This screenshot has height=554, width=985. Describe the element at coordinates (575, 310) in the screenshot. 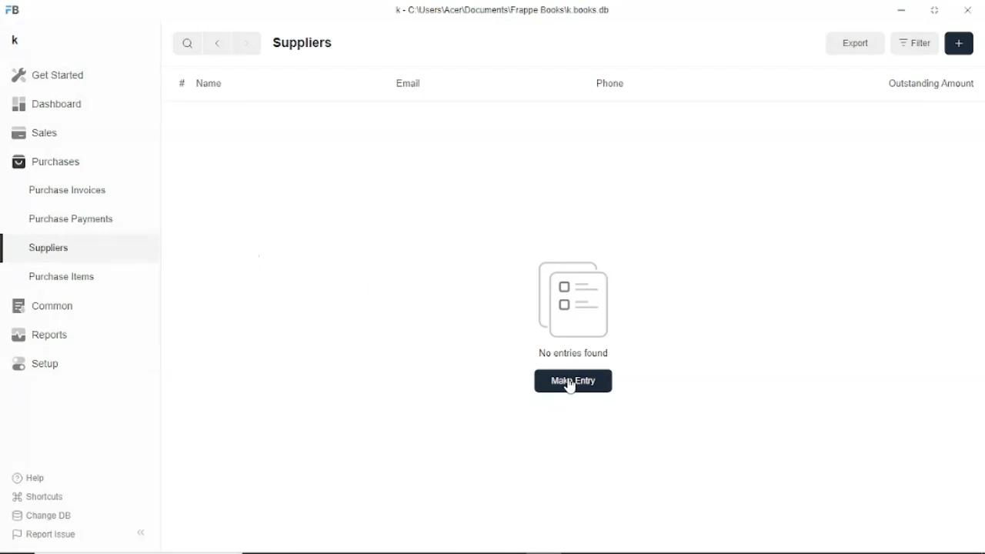

I see `No entries found` at that location.